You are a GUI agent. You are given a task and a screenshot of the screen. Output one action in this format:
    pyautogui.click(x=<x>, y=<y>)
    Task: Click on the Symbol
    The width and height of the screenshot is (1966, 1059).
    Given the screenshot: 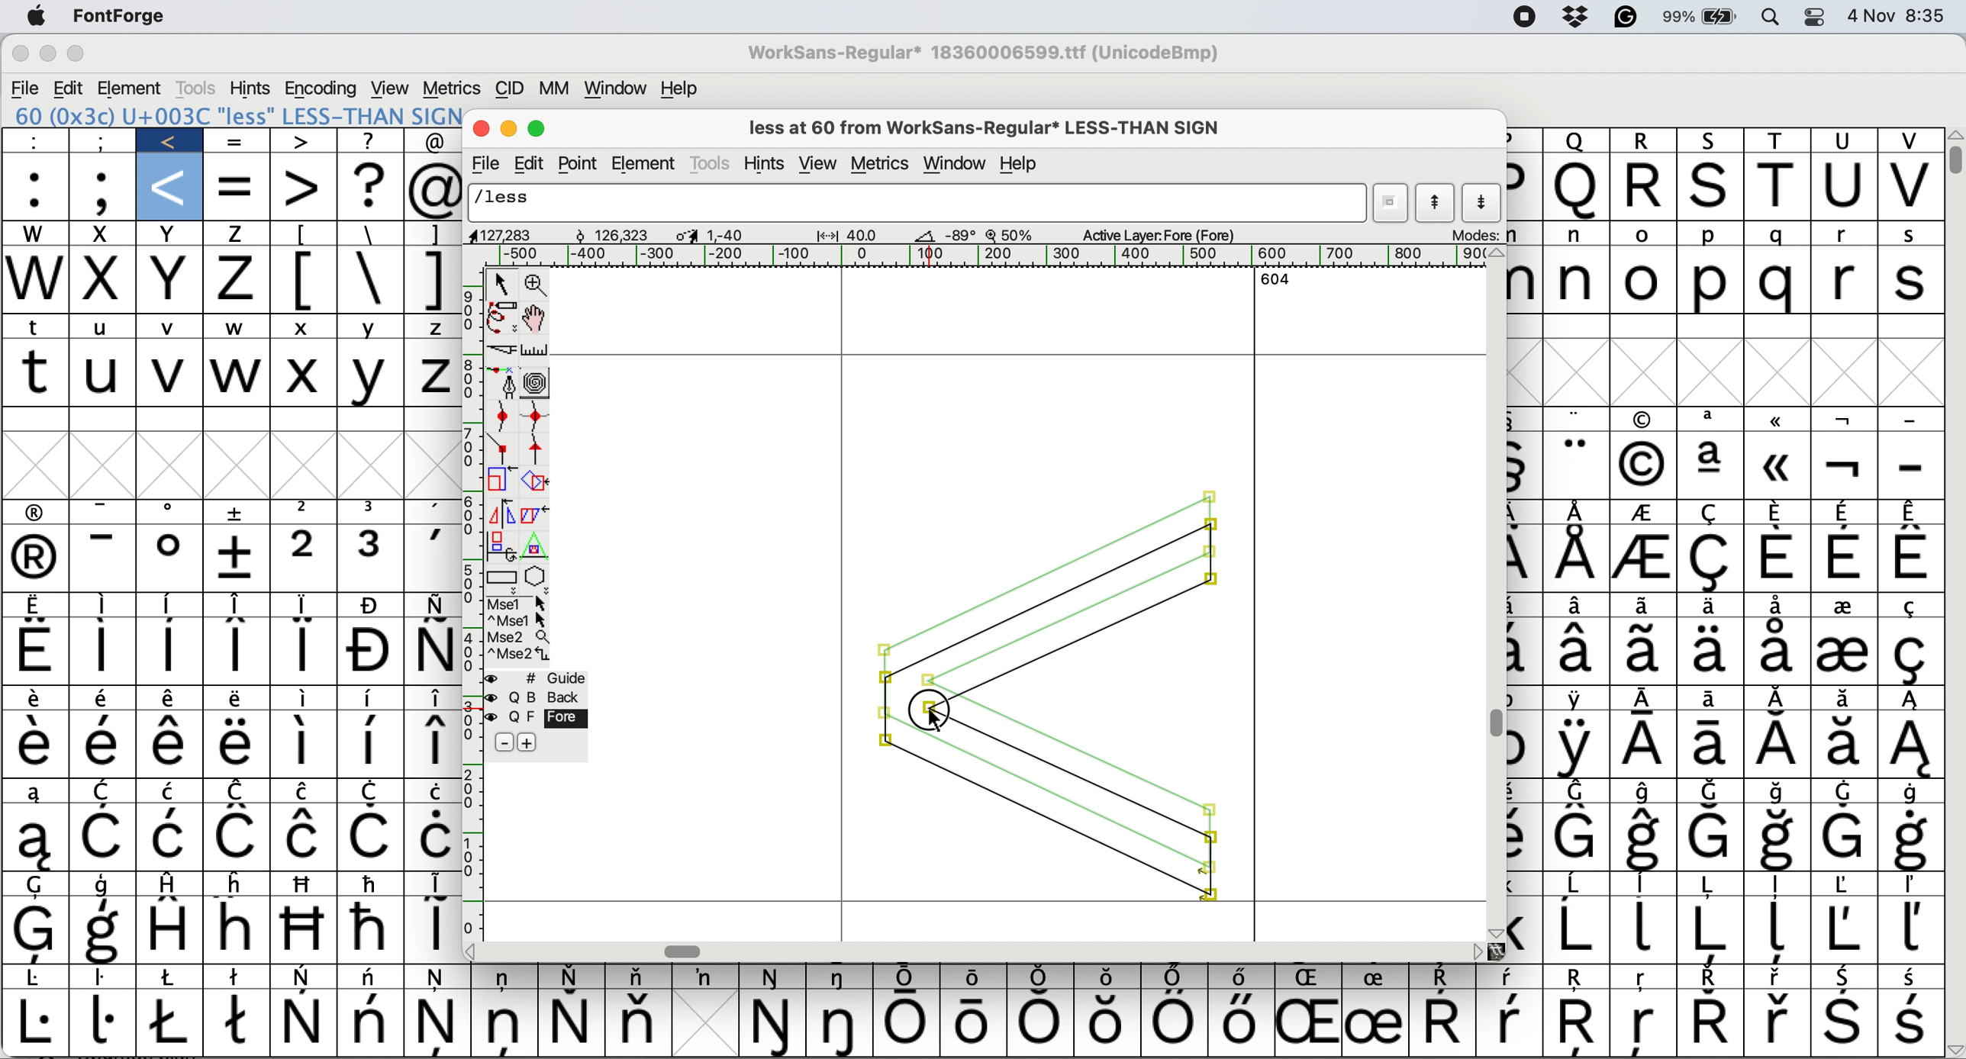 What is the action you would take?
    pyautogui.click(x=305, y=837)
    